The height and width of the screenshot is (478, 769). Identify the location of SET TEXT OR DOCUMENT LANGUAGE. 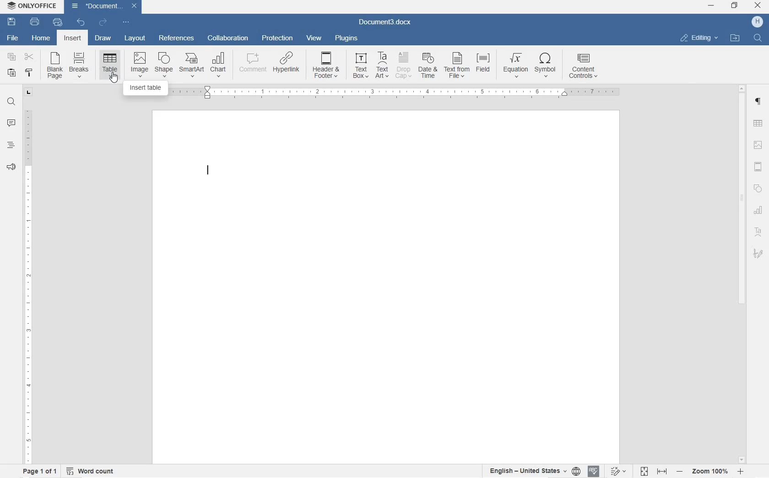
(532, 470).